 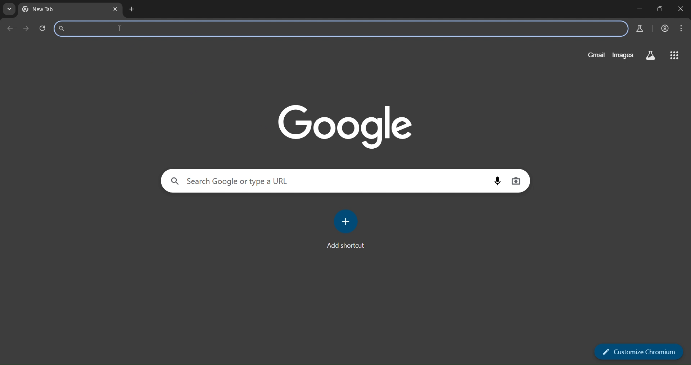 I want to click on search tabs, so click(x=10, y=10).